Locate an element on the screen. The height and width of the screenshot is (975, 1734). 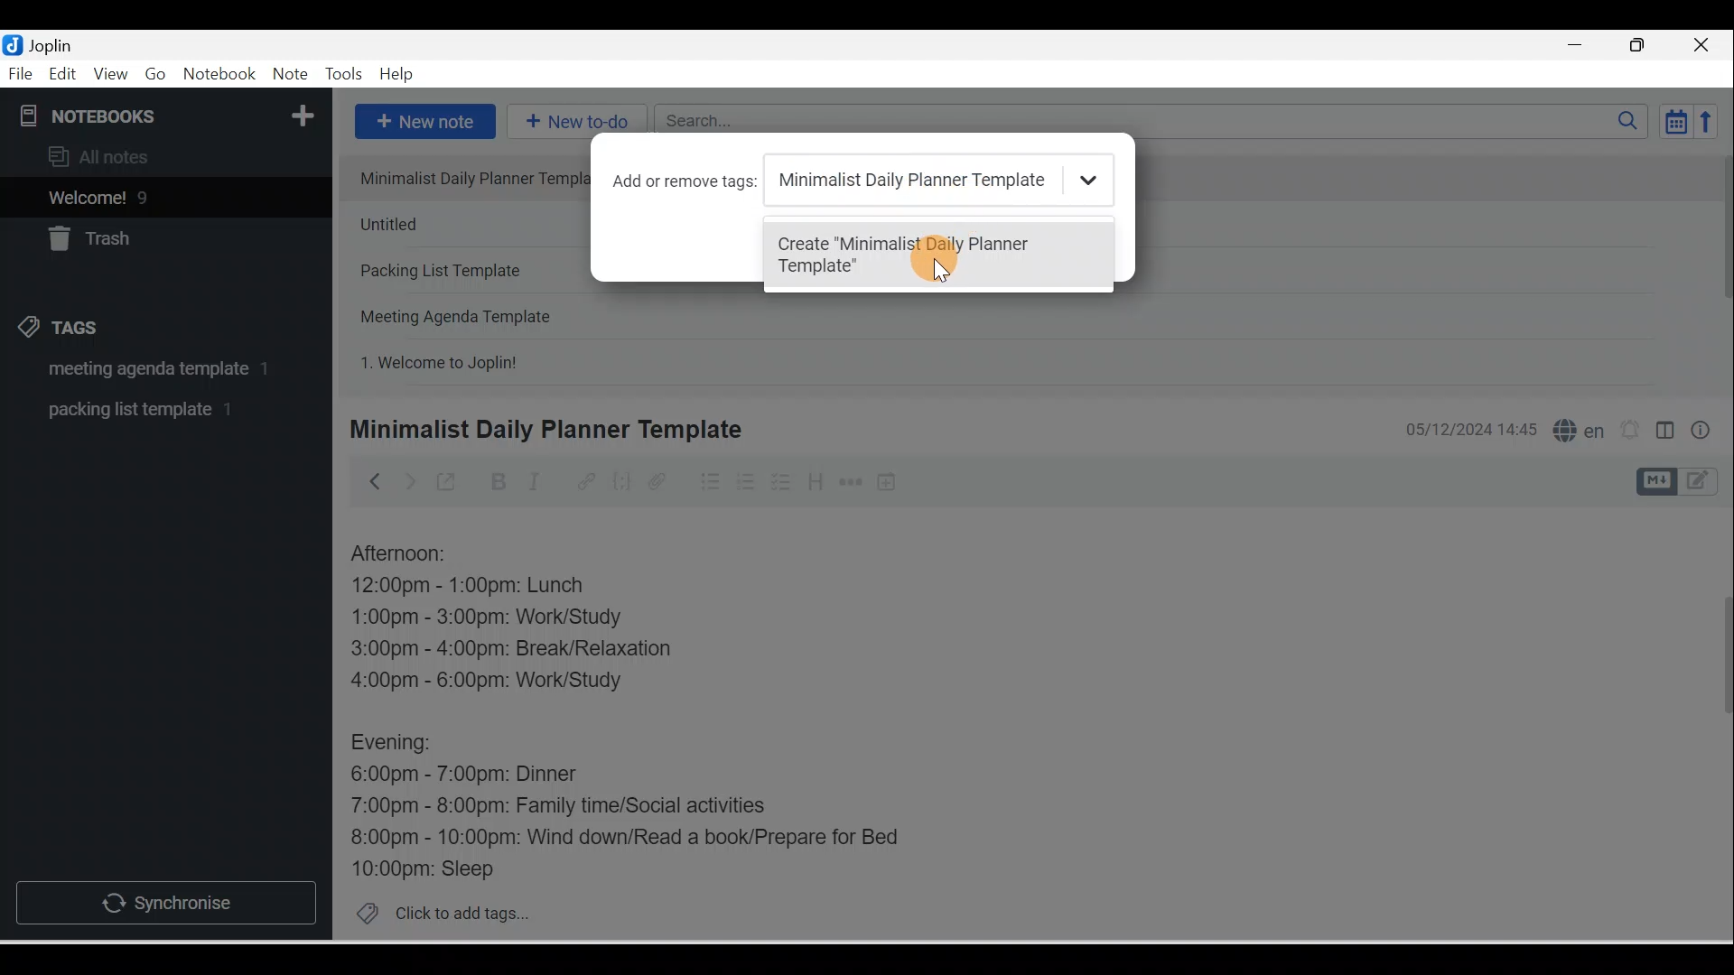
Code is located at coordinates (622, 483).